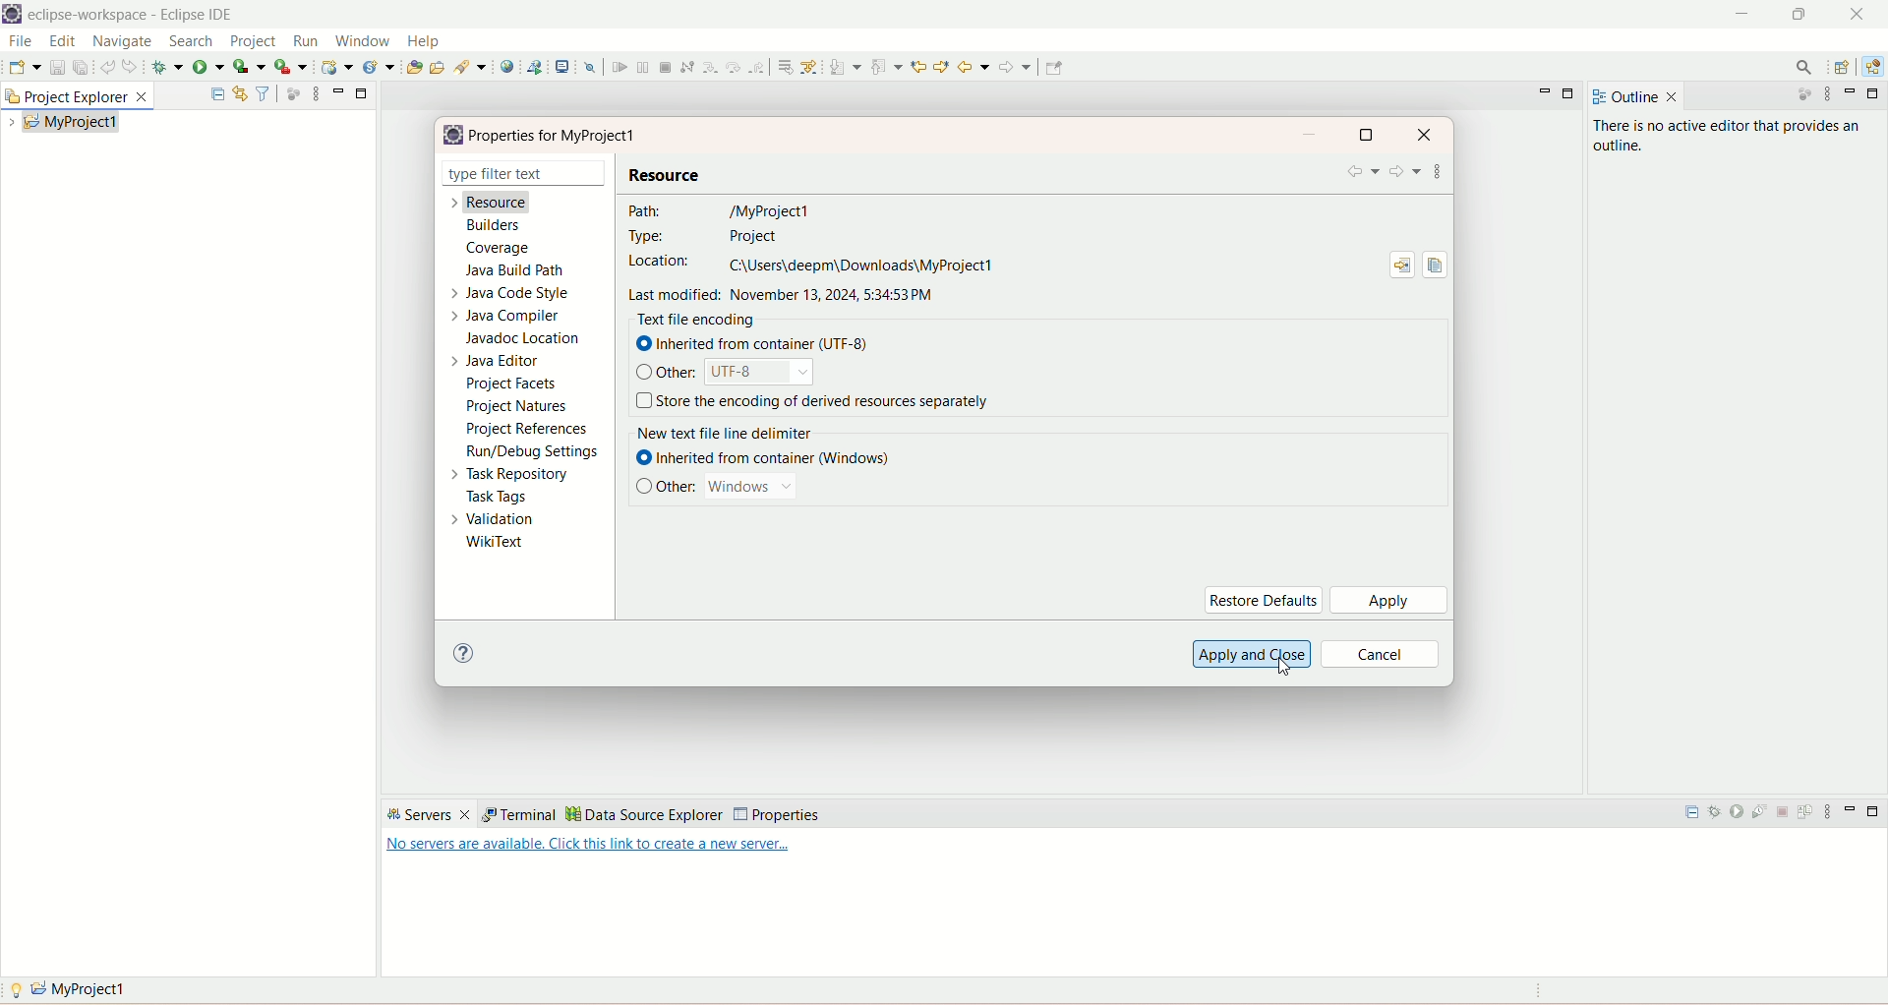  Describe the element at coordinates (589, 849) in the screenshot. I see `text` at that location.